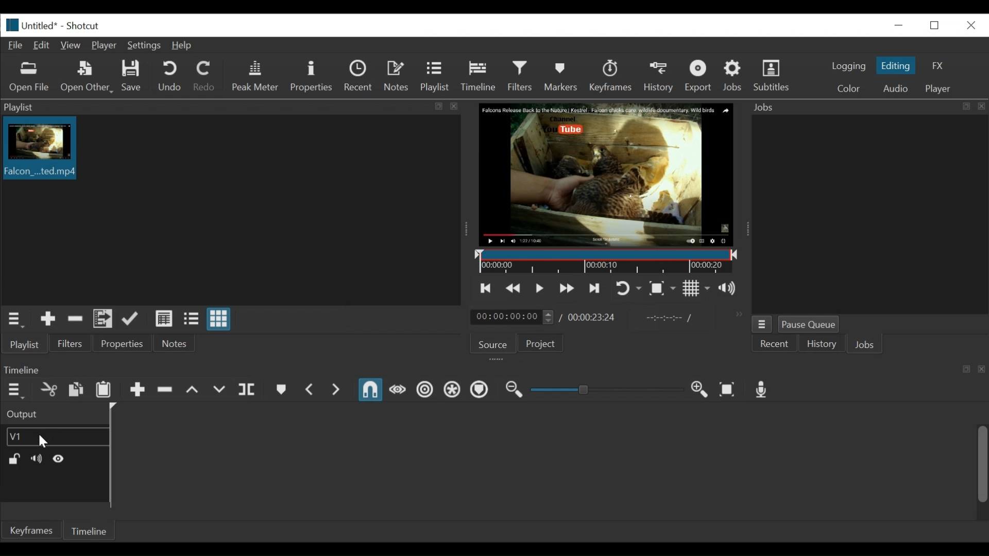 The image size is (989, 556). What do you see at coordinates (762, 390) in the screenshot?
I see `Record audio` at bounding box center [762, 390].